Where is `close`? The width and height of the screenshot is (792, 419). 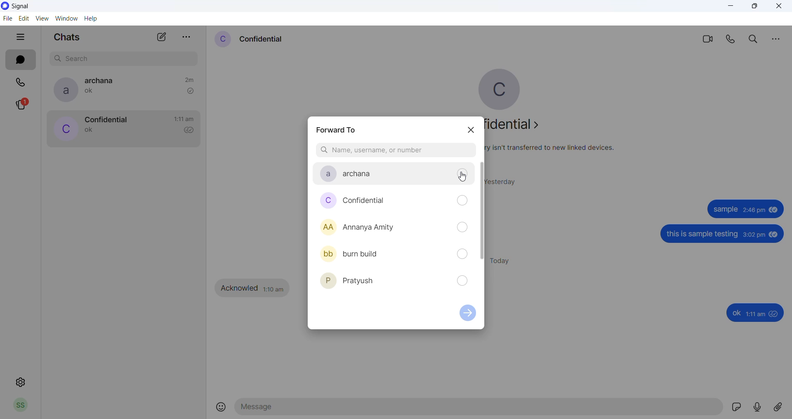
close is located at coordinates (779, 7).